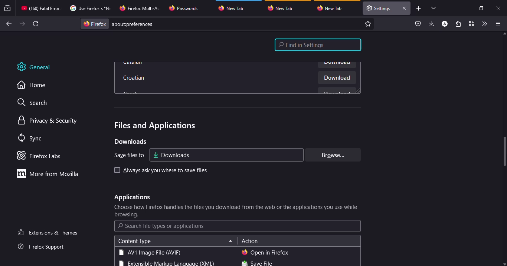 This screenshot has height=266, width=507. I want to click on downloads, so click(130, 142).